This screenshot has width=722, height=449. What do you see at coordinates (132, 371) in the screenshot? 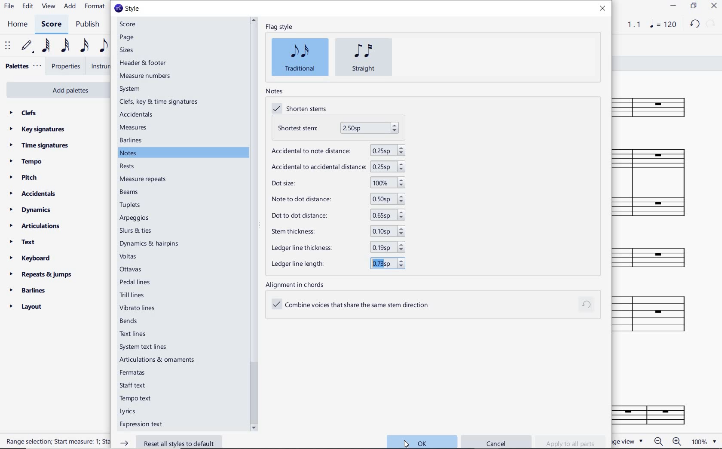
I see `fermatas` at bounding box center [132, 371].